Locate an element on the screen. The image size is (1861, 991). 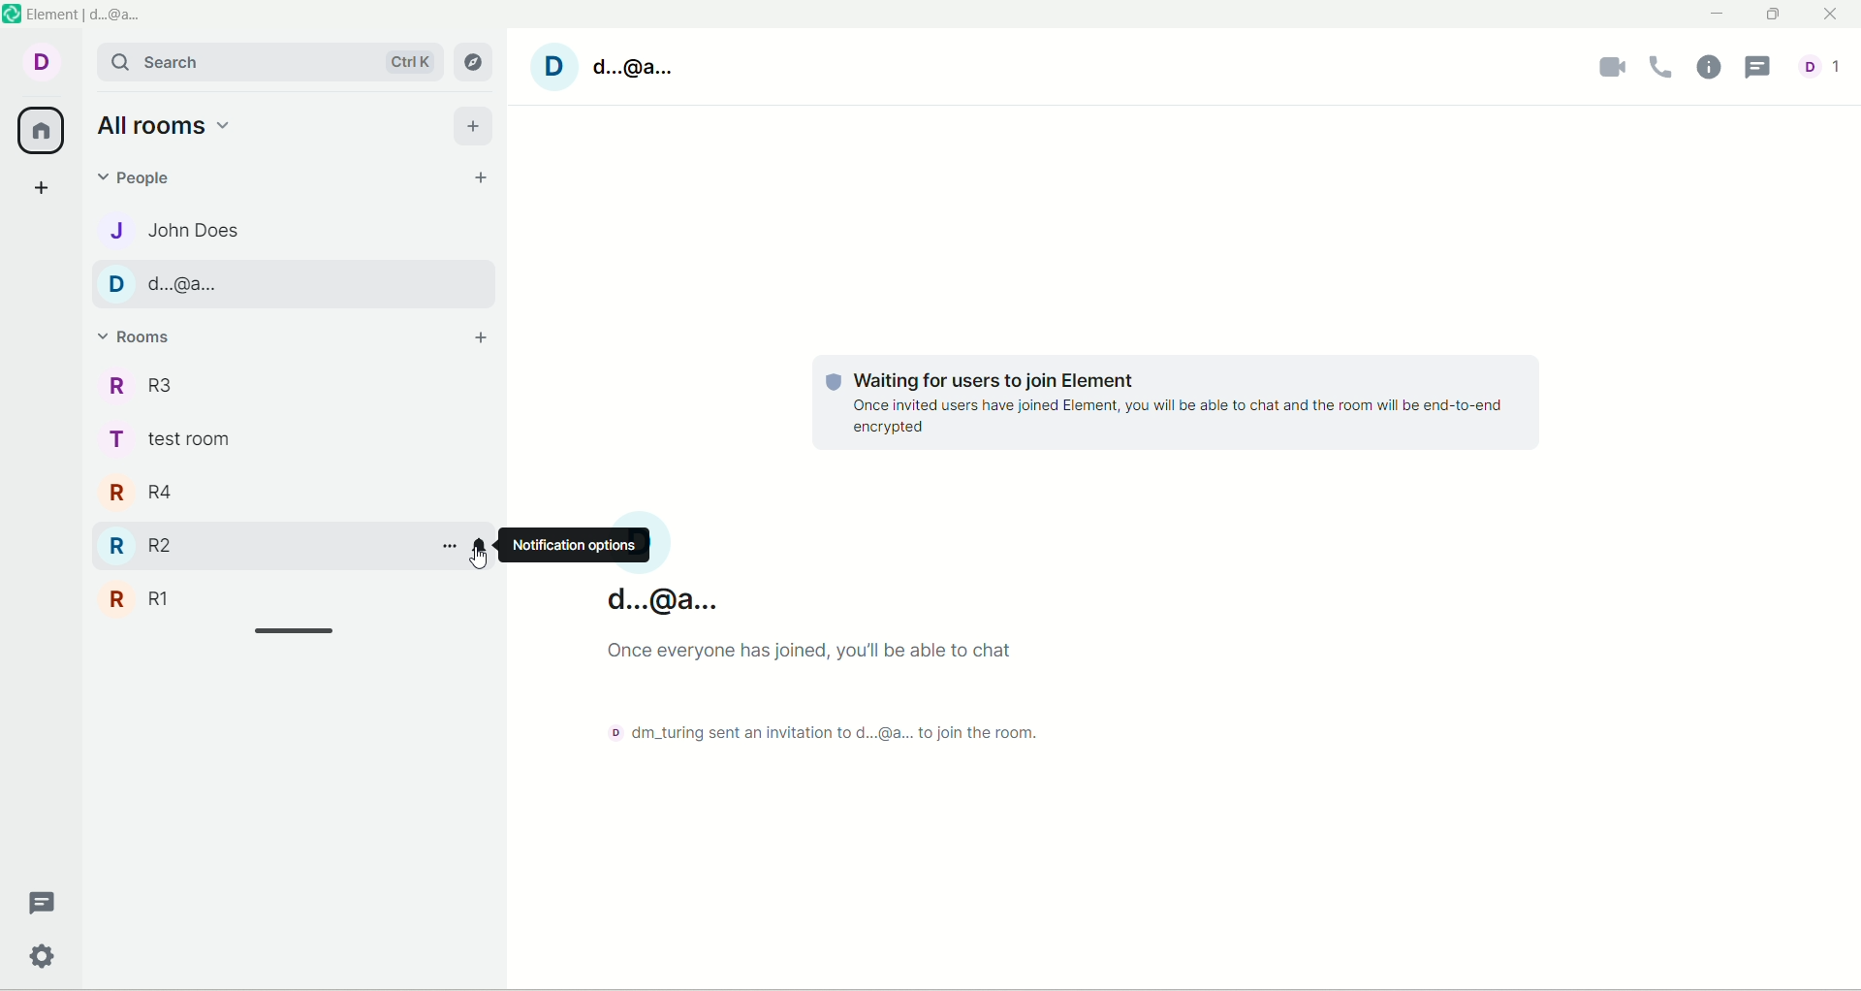
create a space is located at coordinates (43, 187).